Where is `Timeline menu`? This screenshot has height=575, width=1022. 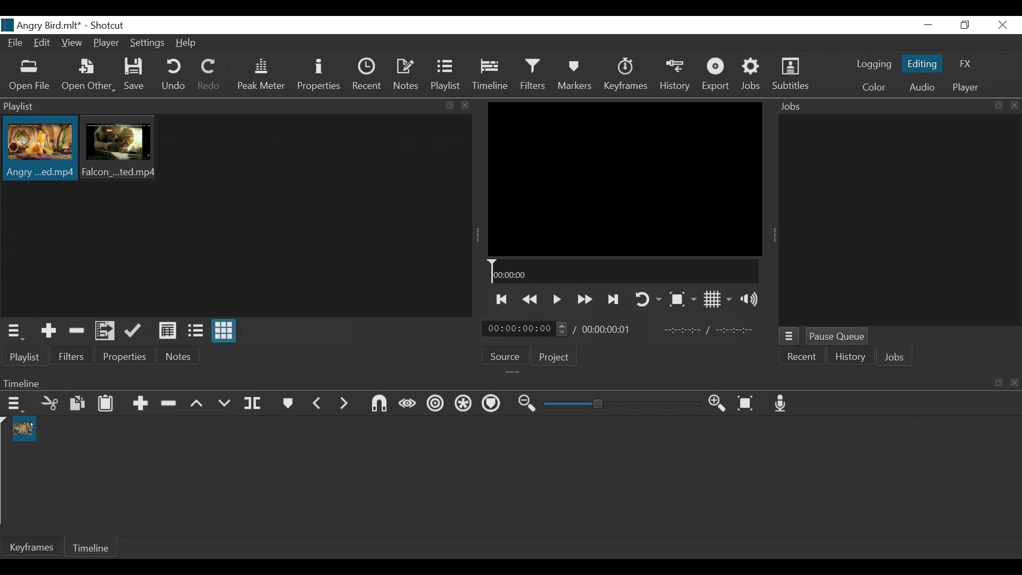
Timeline menu is located at coordinates (15, 405).